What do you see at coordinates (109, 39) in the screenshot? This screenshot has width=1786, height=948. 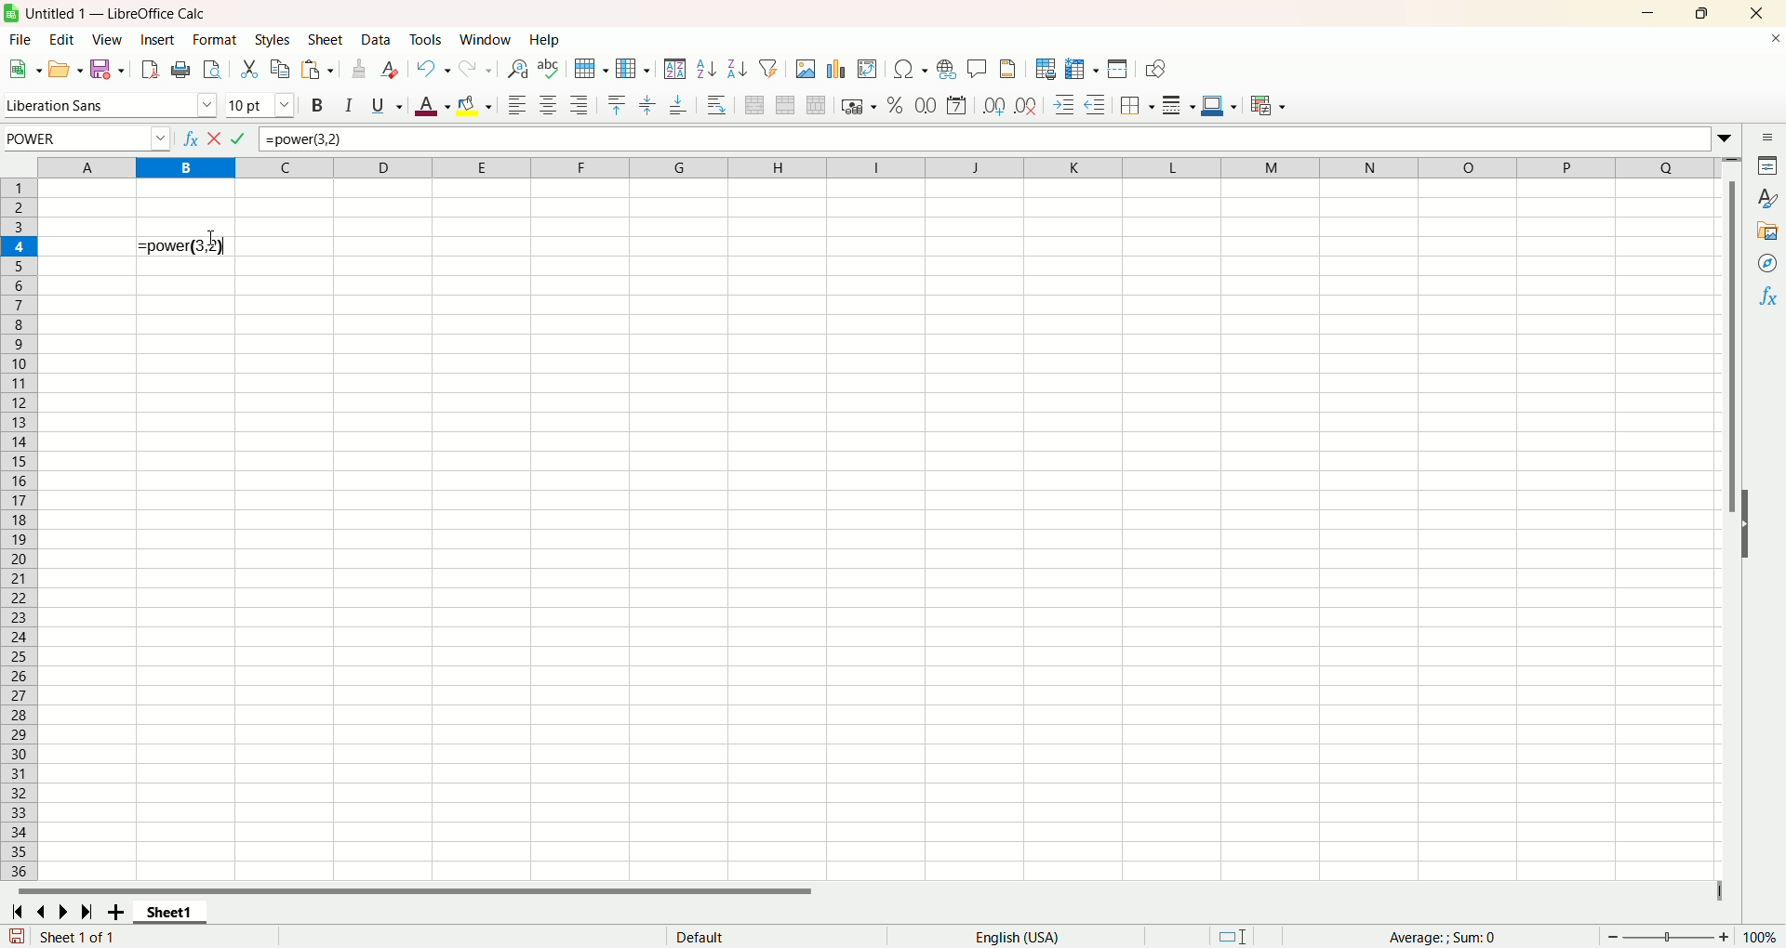 I see `view` at bounding box center [109, 39].